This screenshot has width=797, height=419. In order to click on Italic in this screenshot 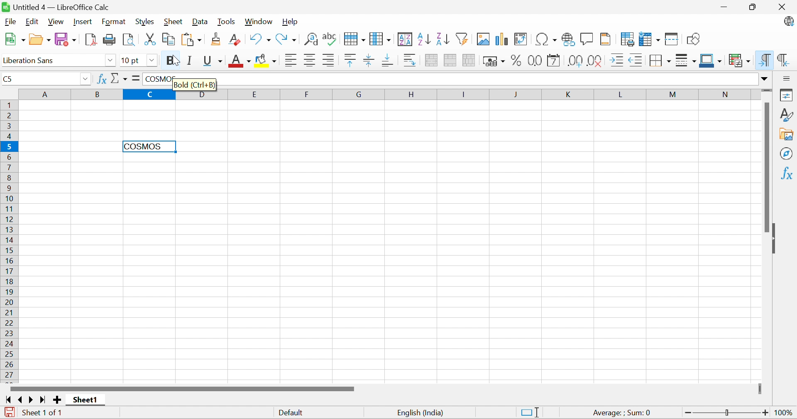, I will do `click(190, 61)`.